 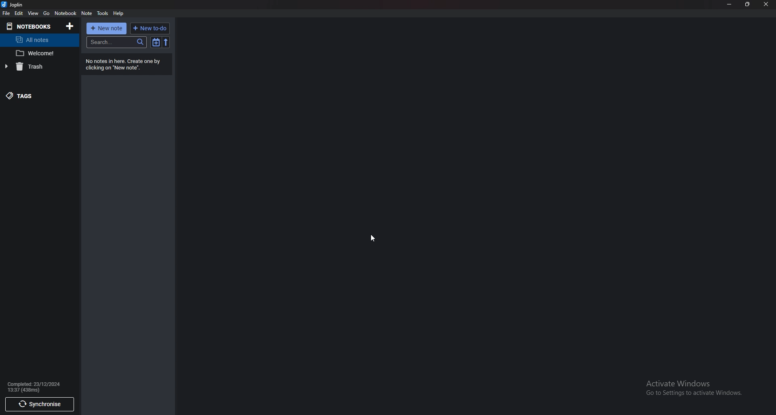 I want to click on New to do, so click(x=150, y=29).